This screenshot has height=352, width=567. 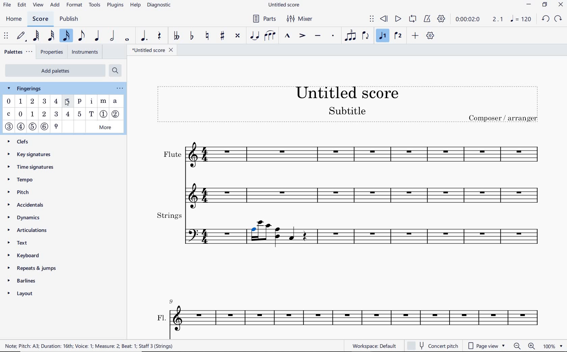 I want to click on file, so click(x=7, y=5).